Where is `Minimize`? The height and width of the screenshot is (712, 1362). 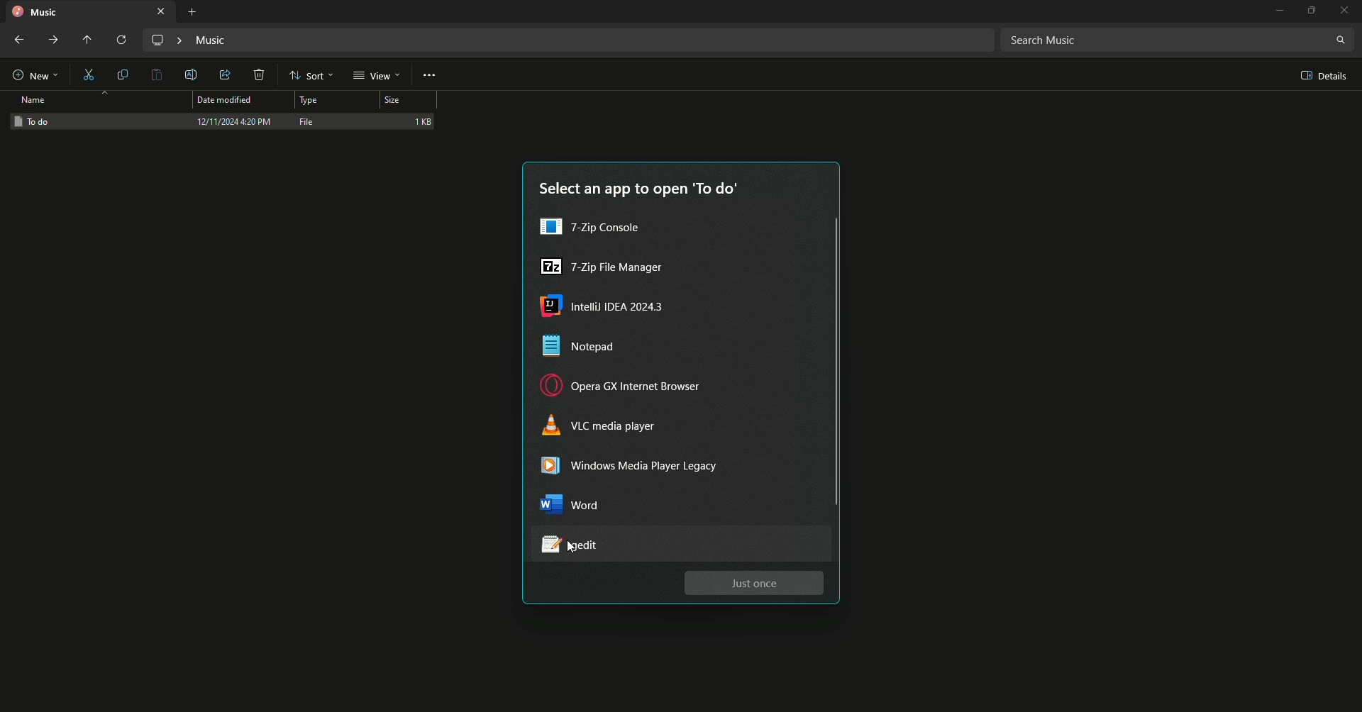 Minimize is located at coordinates (1278, 12).